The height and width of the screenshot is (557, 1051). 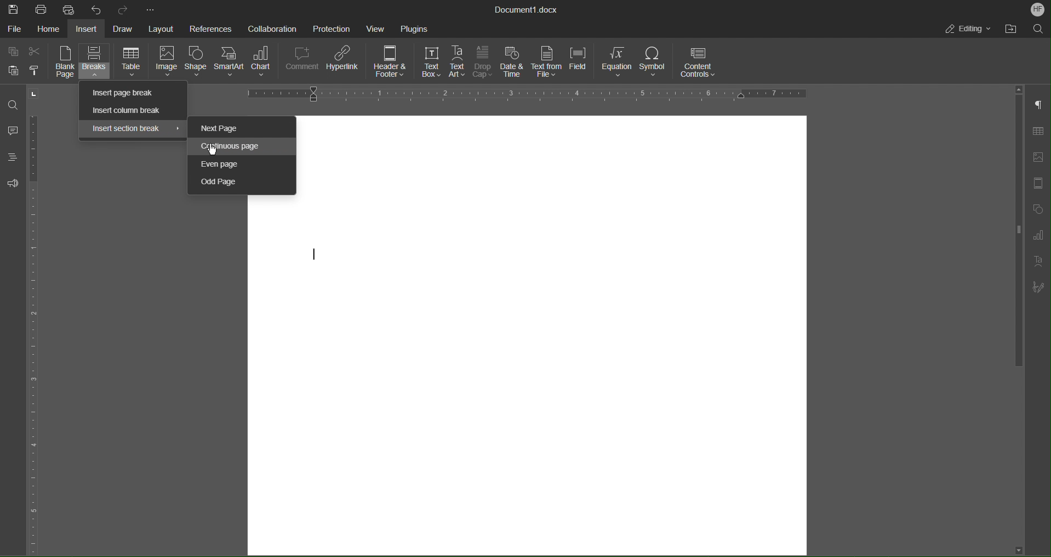 I want to click on View, so click(x=375, y=27).